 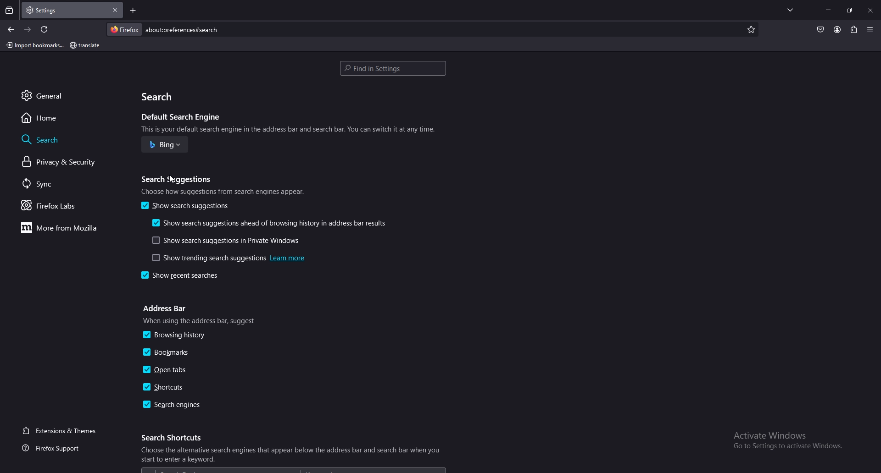 I want to click on info, so click(x=223, y=192).